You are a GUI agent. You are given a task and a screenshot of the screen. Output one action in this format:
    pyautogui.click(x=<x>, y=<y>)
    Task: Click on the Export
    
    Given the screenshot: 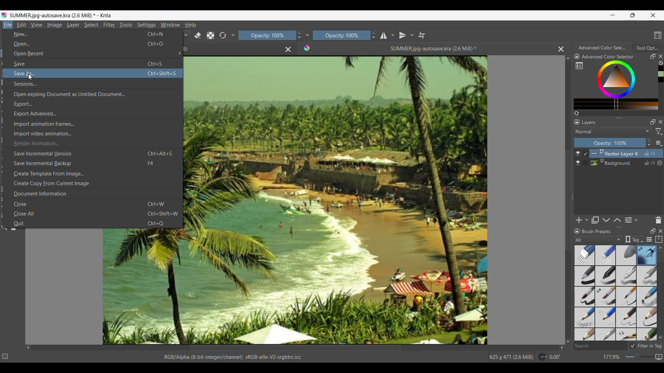 What is the action you would take?
    pyautogui.click(x=93, y=104)
    